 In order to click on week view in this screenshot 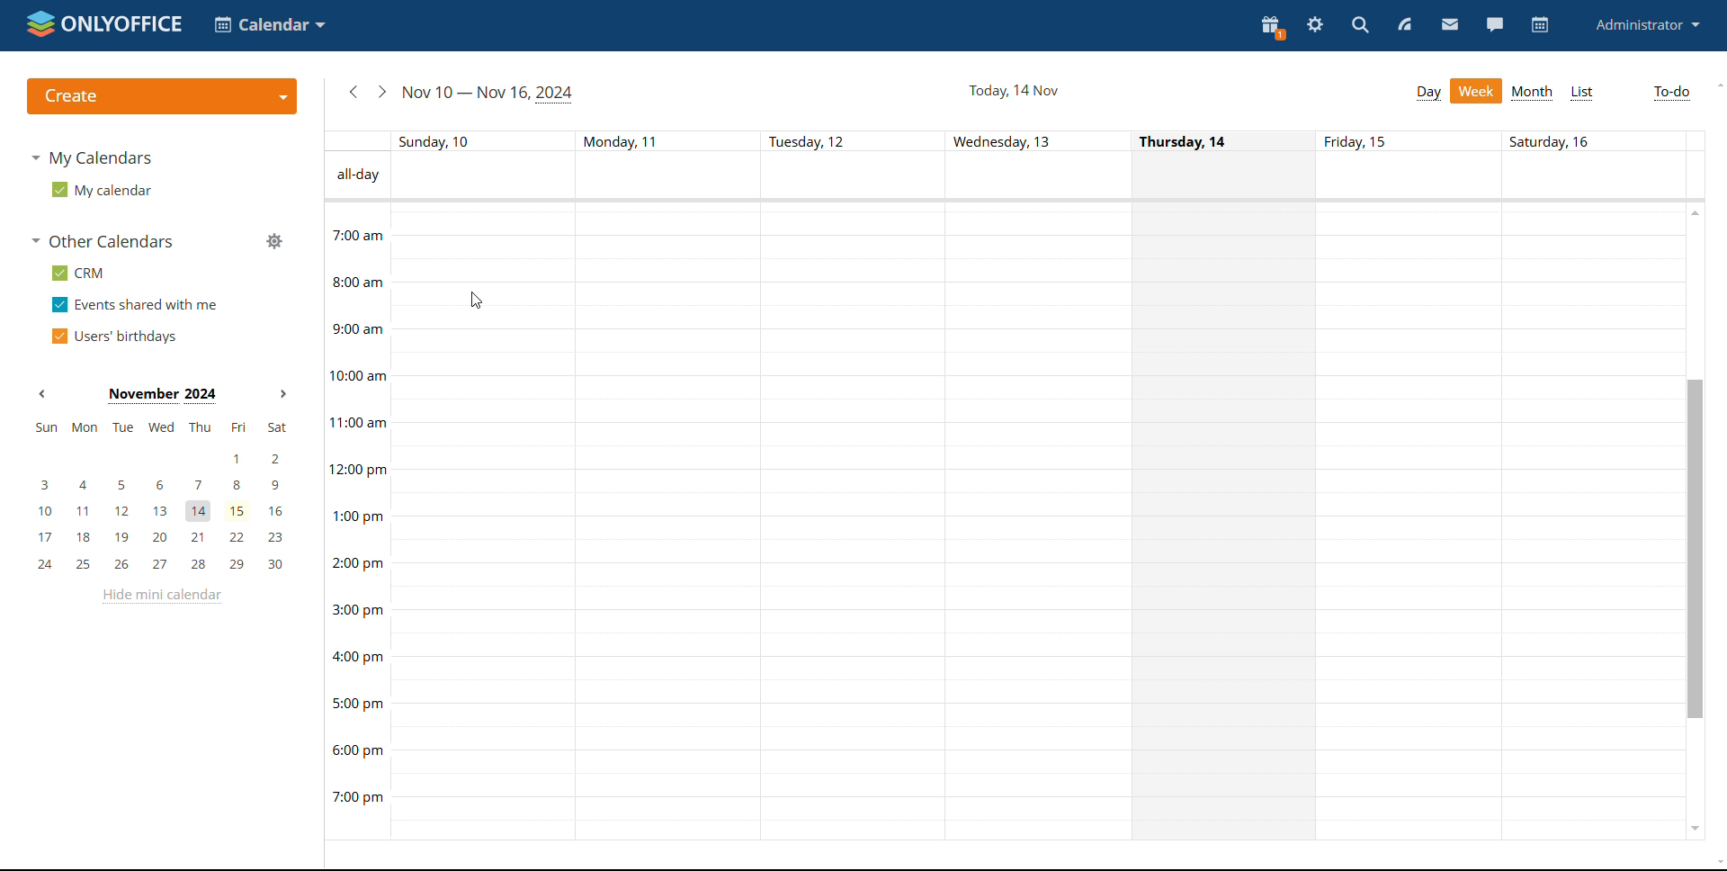, I will do `click(1478, 91)`.